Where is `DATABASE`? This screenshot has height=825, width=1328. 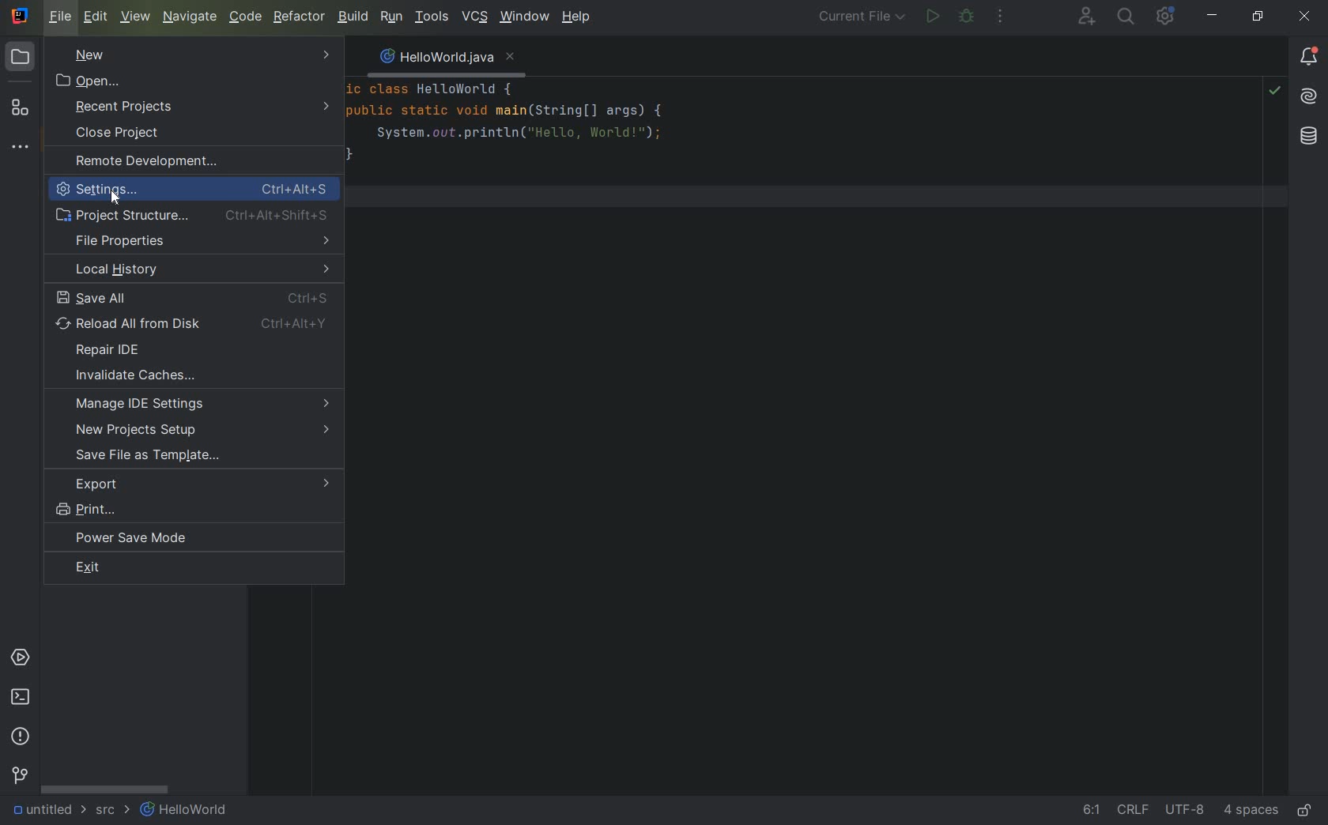
DATABASE is located at coordinates (1309, 137).